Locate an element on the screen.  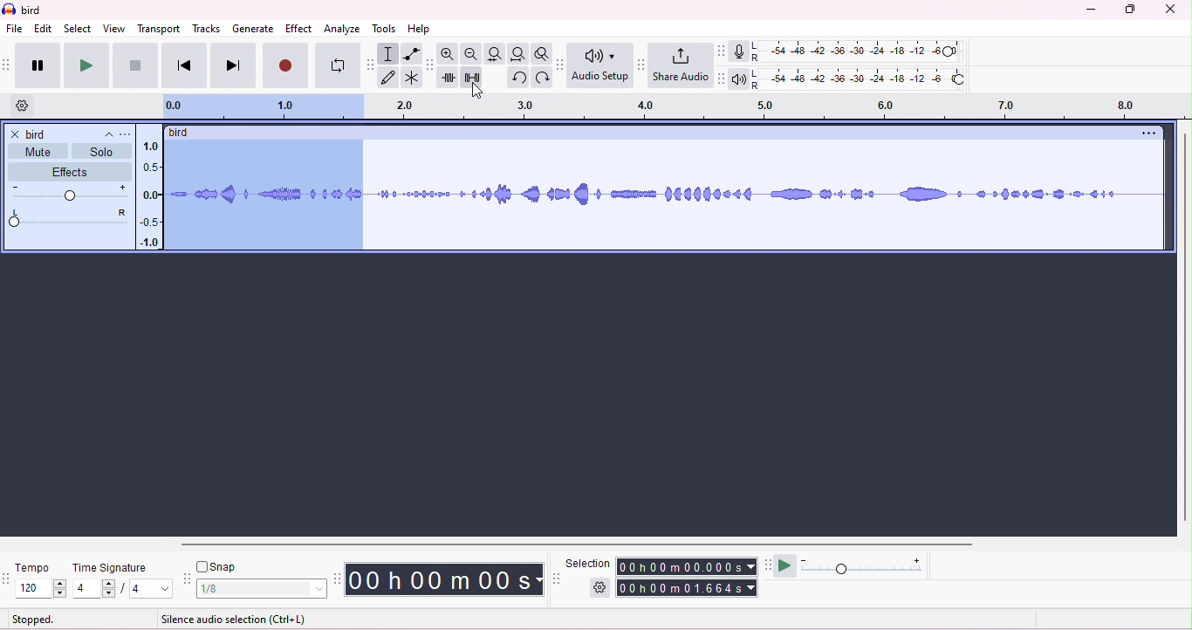
edit is located at coordinates (44, 29).